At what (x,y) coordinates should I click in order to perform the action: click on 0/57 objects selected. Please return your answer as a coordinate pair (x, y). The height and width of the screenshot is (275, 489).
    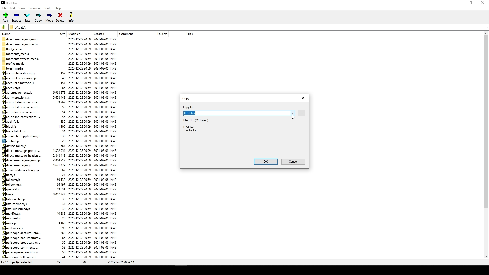
    Looking at the image, I should click on (21, 262).